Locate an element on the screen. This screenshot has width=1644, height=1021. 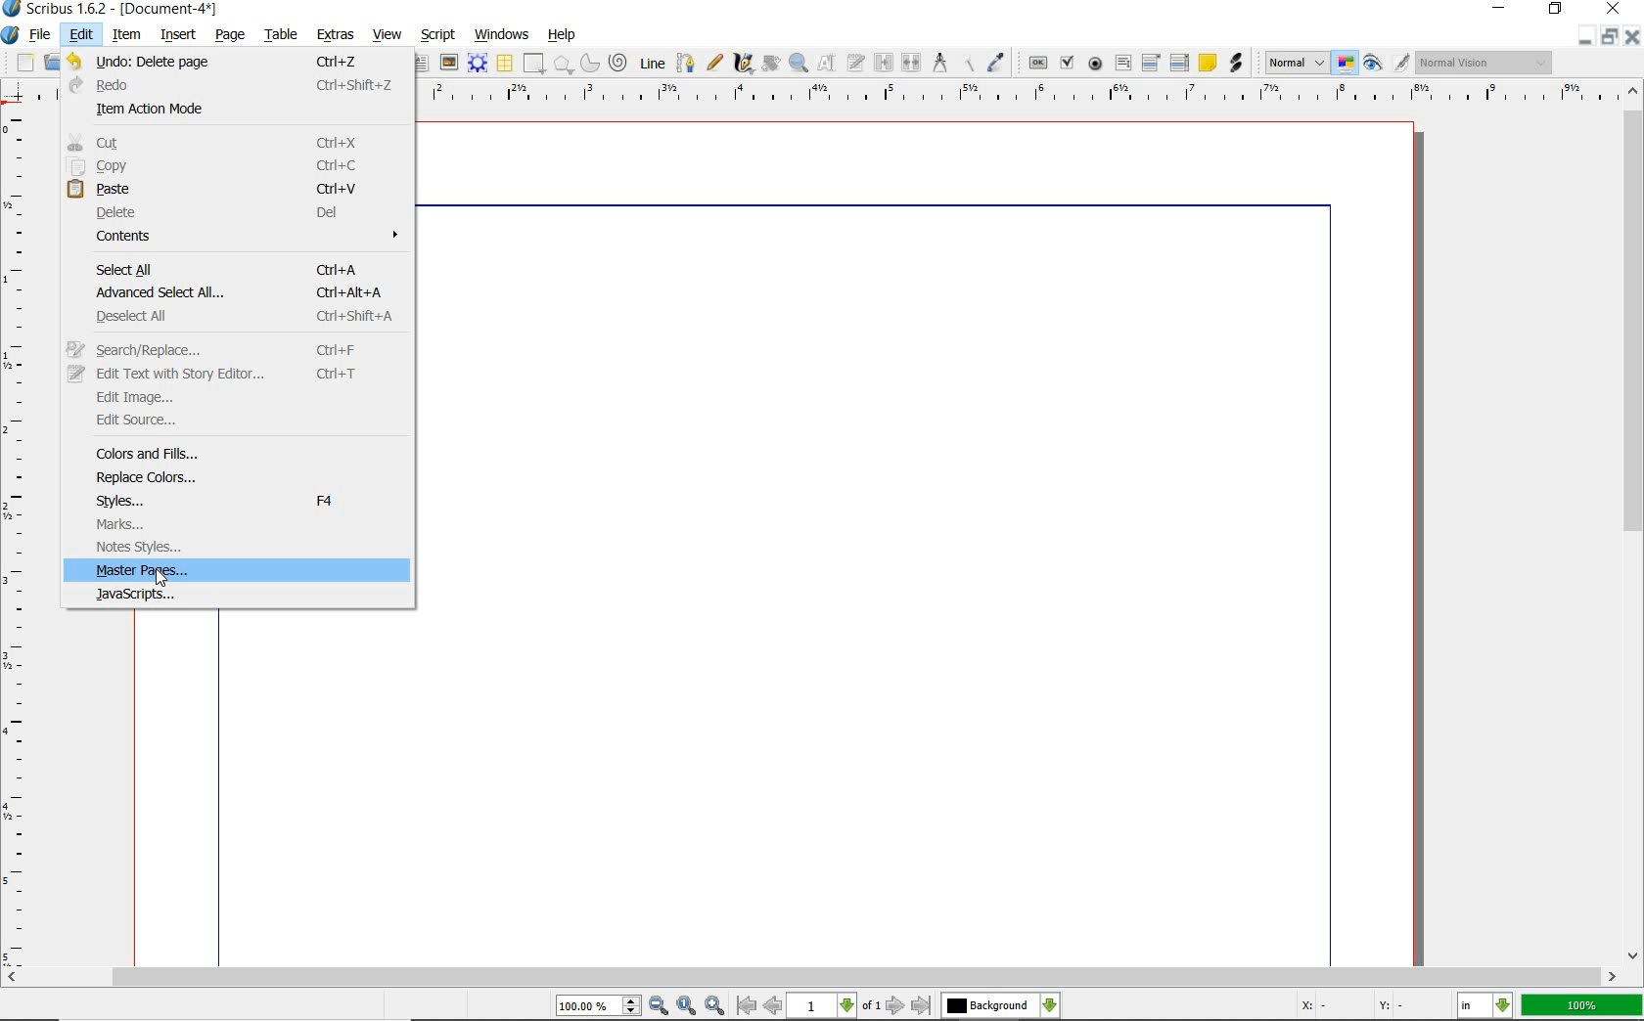
scrollbar is located at coordinates (1634, 521).